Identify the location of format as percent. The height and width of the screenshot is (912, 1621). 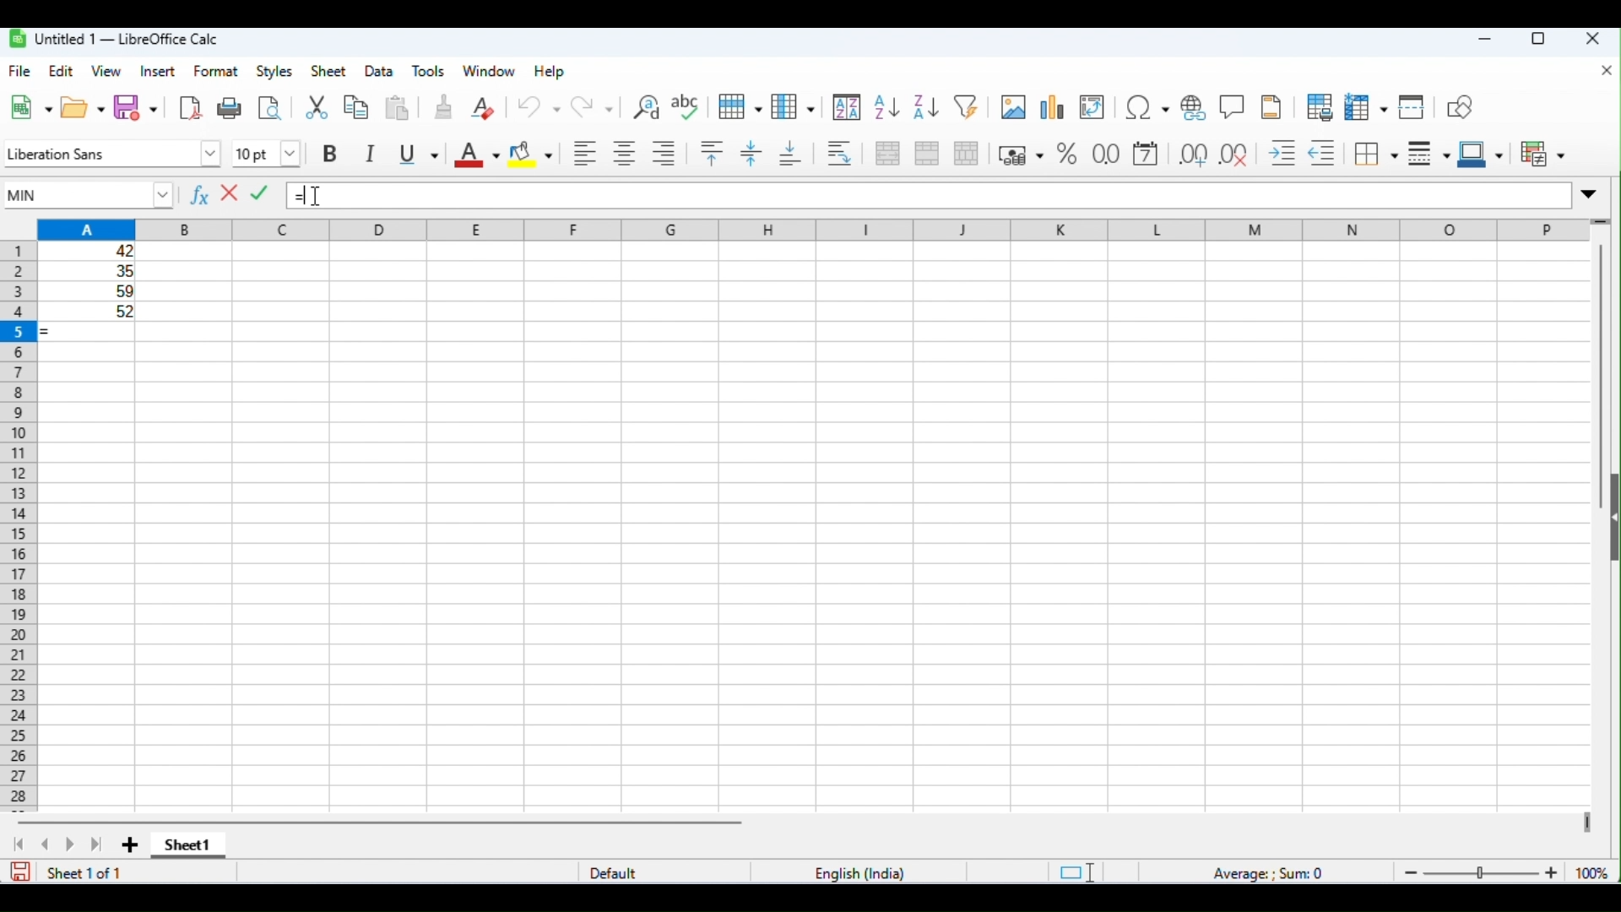
(1065, 154).